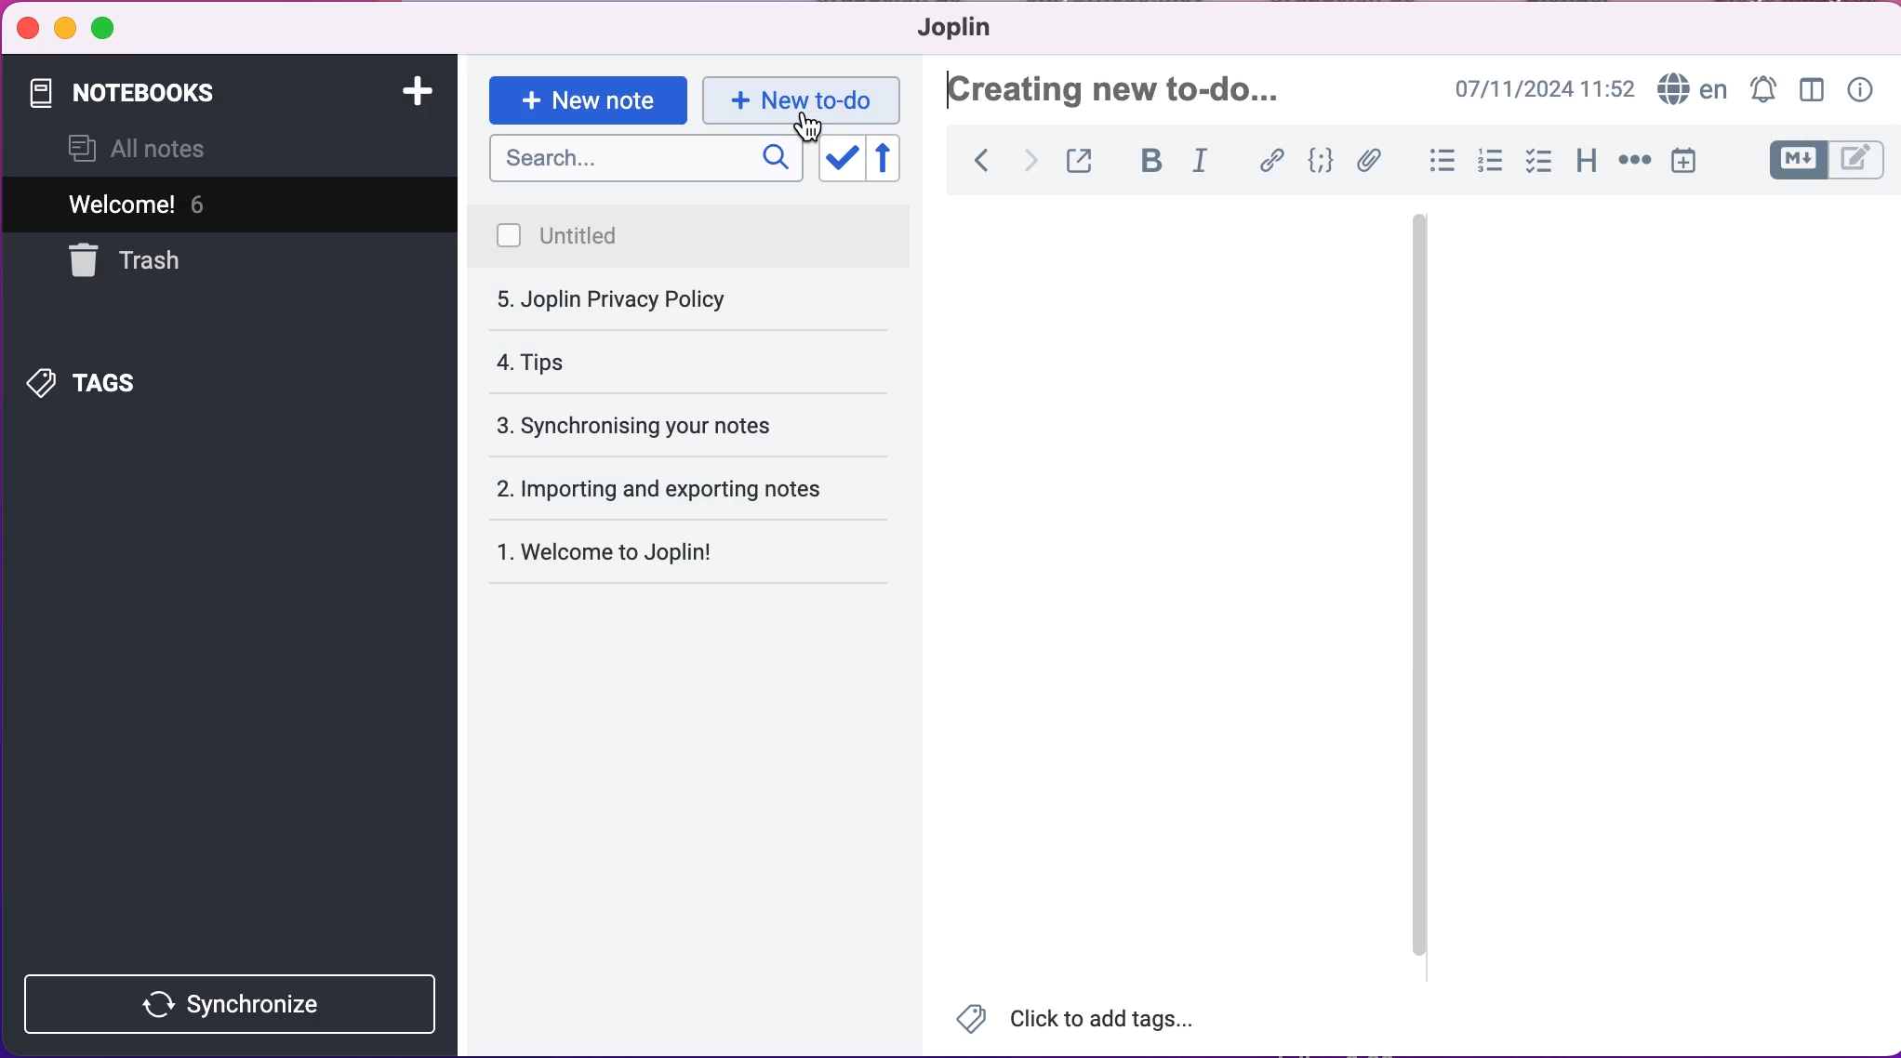 This screenshot has height=1058, width=1901. I want to click on hyperlink, so click(1271, 161).